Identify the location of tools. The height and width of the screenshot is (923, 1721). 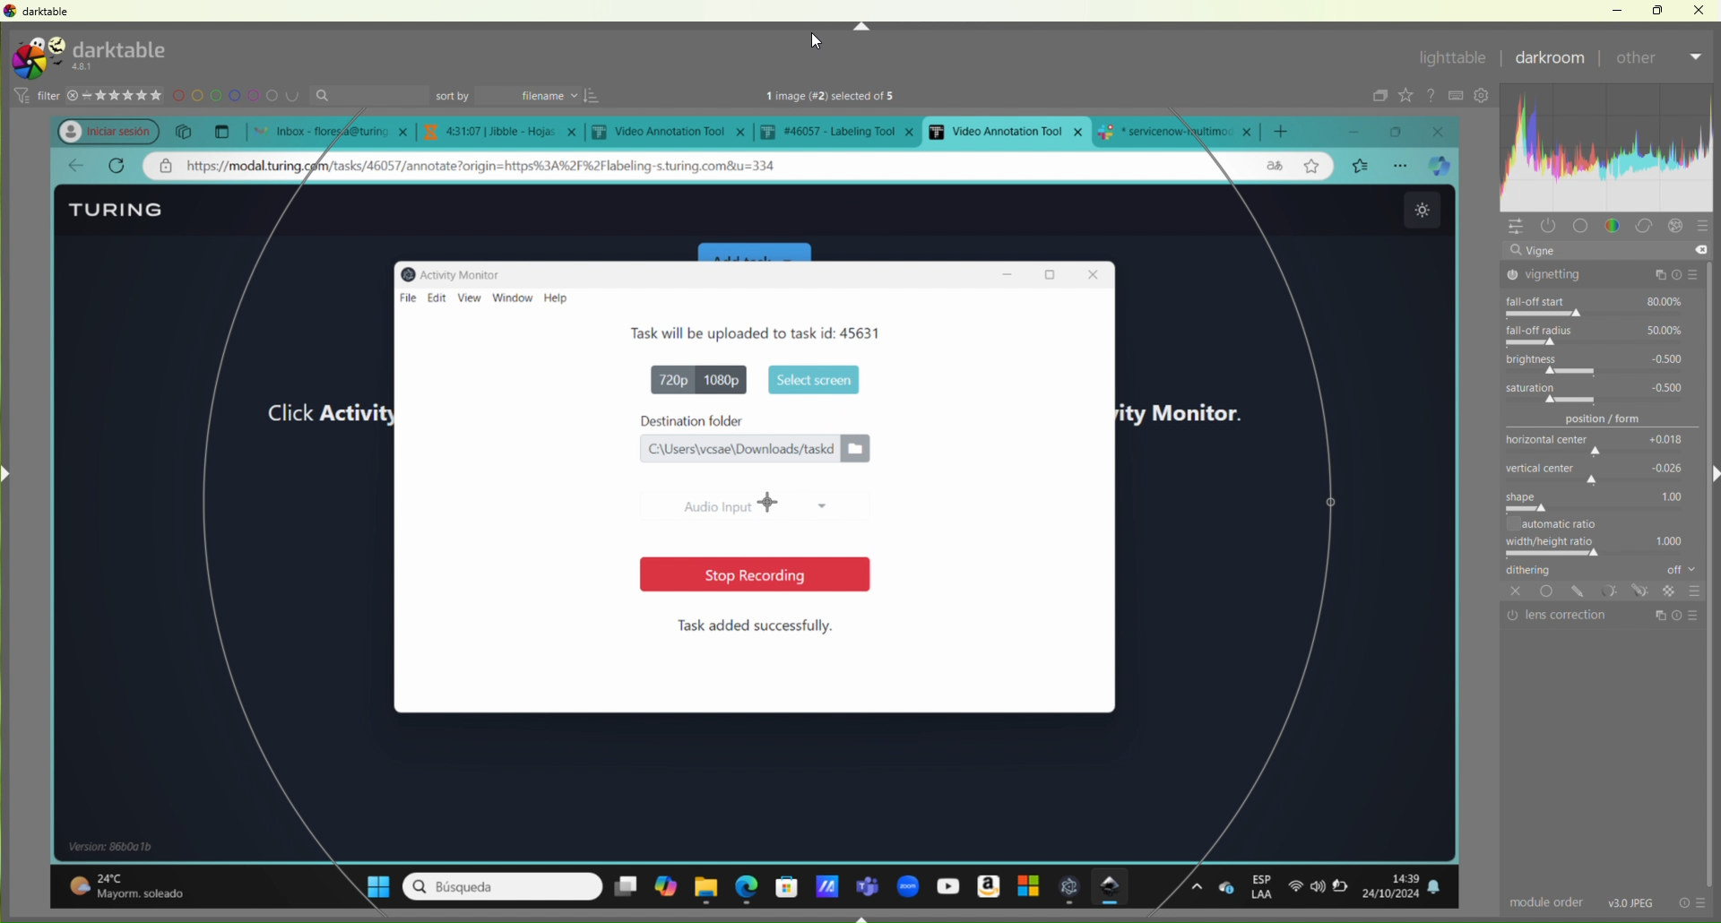
(1588, 591).